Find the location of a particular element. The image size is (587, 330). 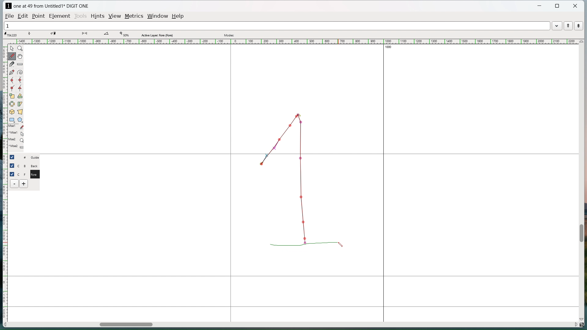

angle between lines is located at coordinates (110, 35).